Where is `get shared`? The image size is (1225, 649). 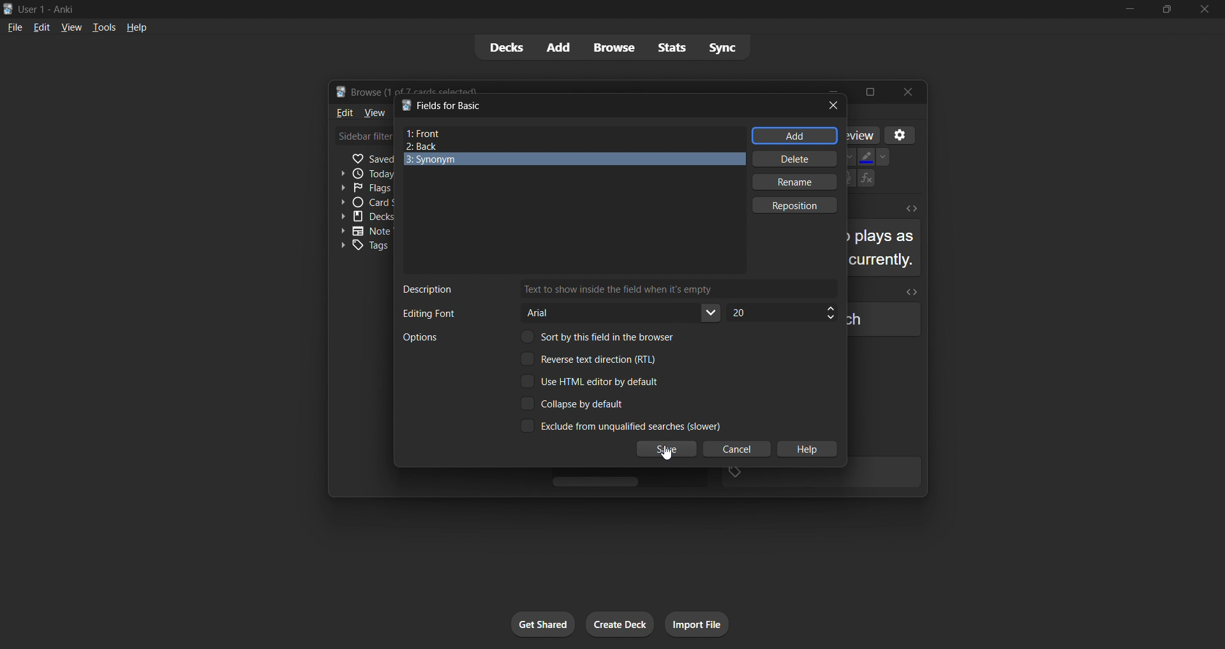 get shared is located at coordinates (540, 624).